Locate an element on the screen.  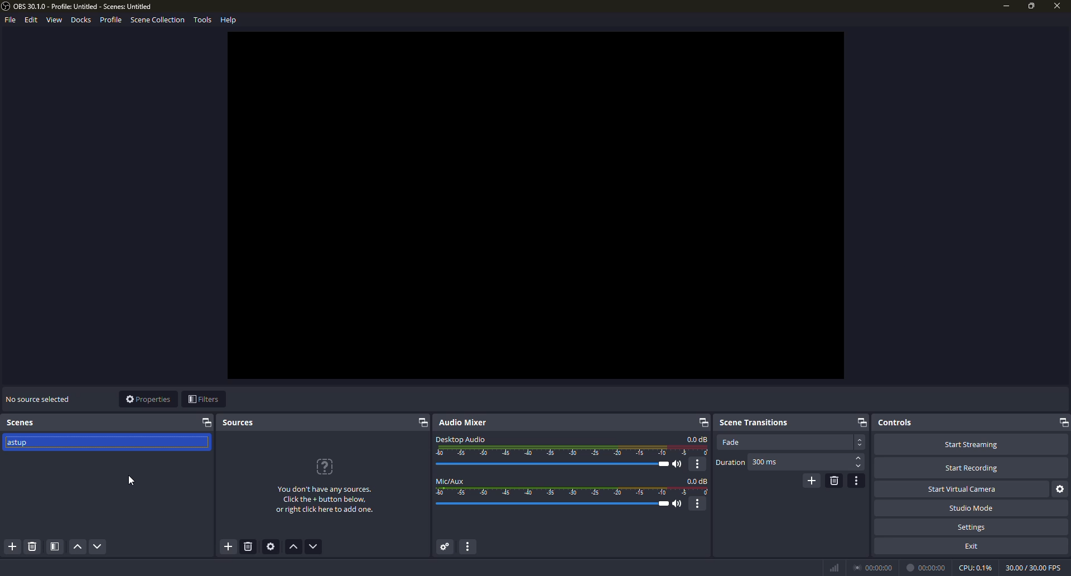
controls is located at coordinates (895, 422).